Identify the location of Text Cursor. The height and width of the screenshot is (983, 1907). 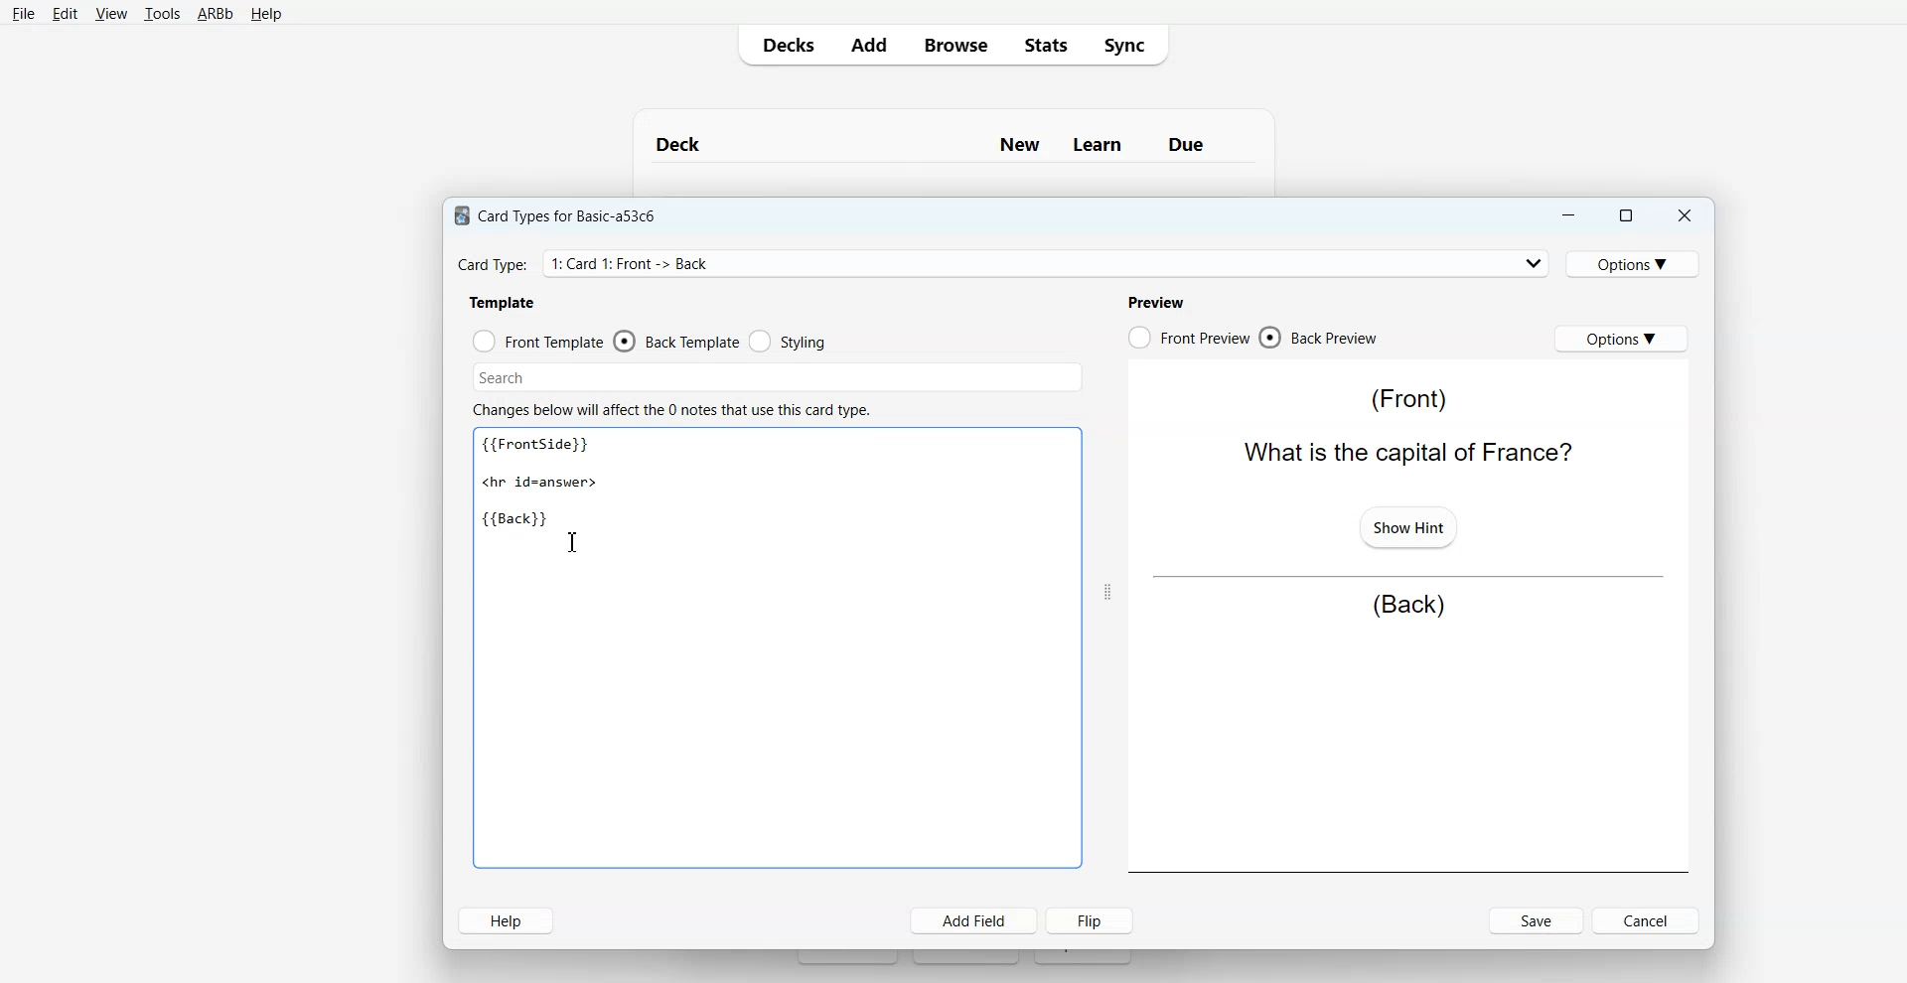
(573, 541).